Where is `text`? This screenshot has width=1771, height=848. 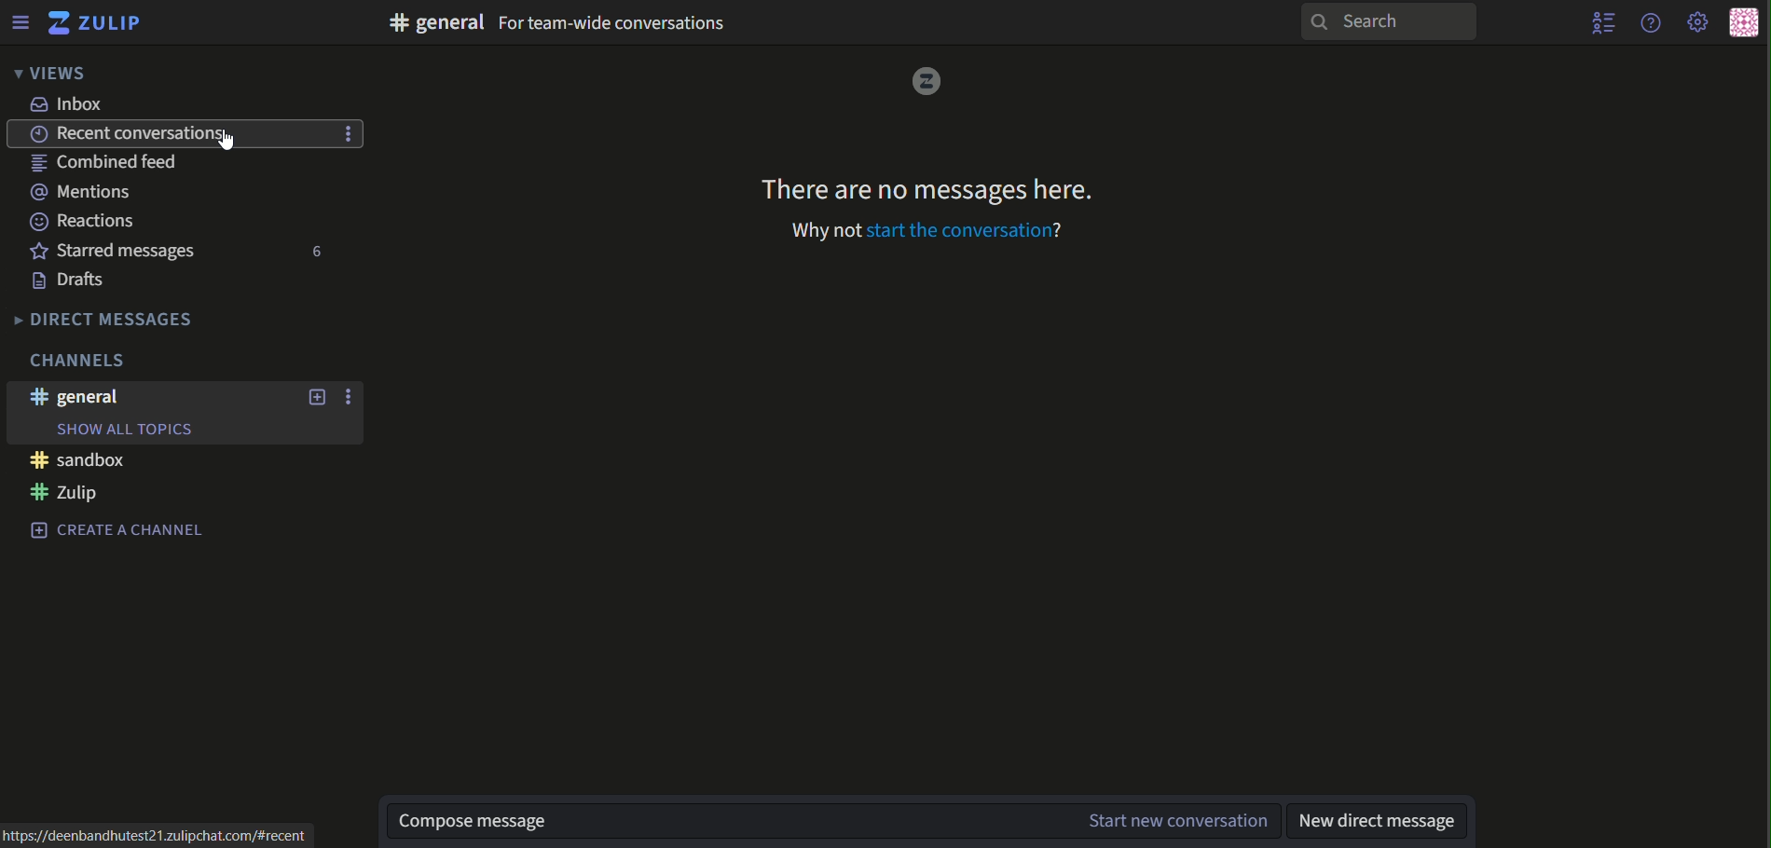
text is located at coordinates (161, 837).